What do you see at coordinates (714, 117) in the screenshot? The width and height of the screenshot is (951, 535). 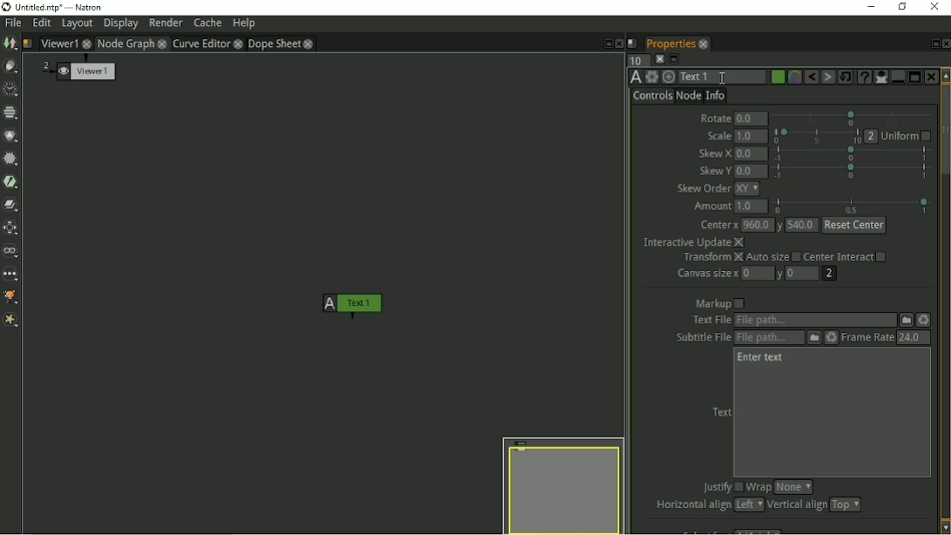 I see `Rotate` at bounding box center [714, 117].